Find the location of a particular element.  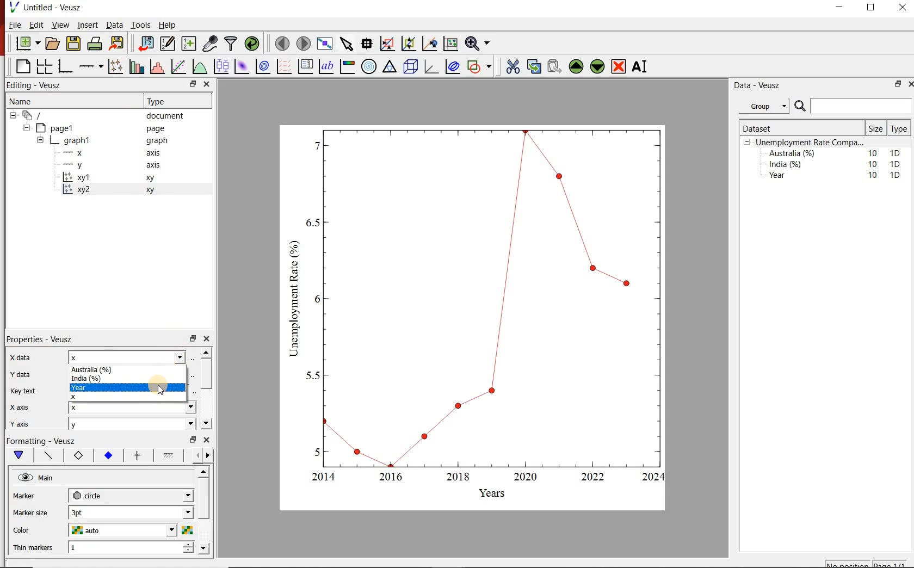

select the items is located at coordinates (348, 42).